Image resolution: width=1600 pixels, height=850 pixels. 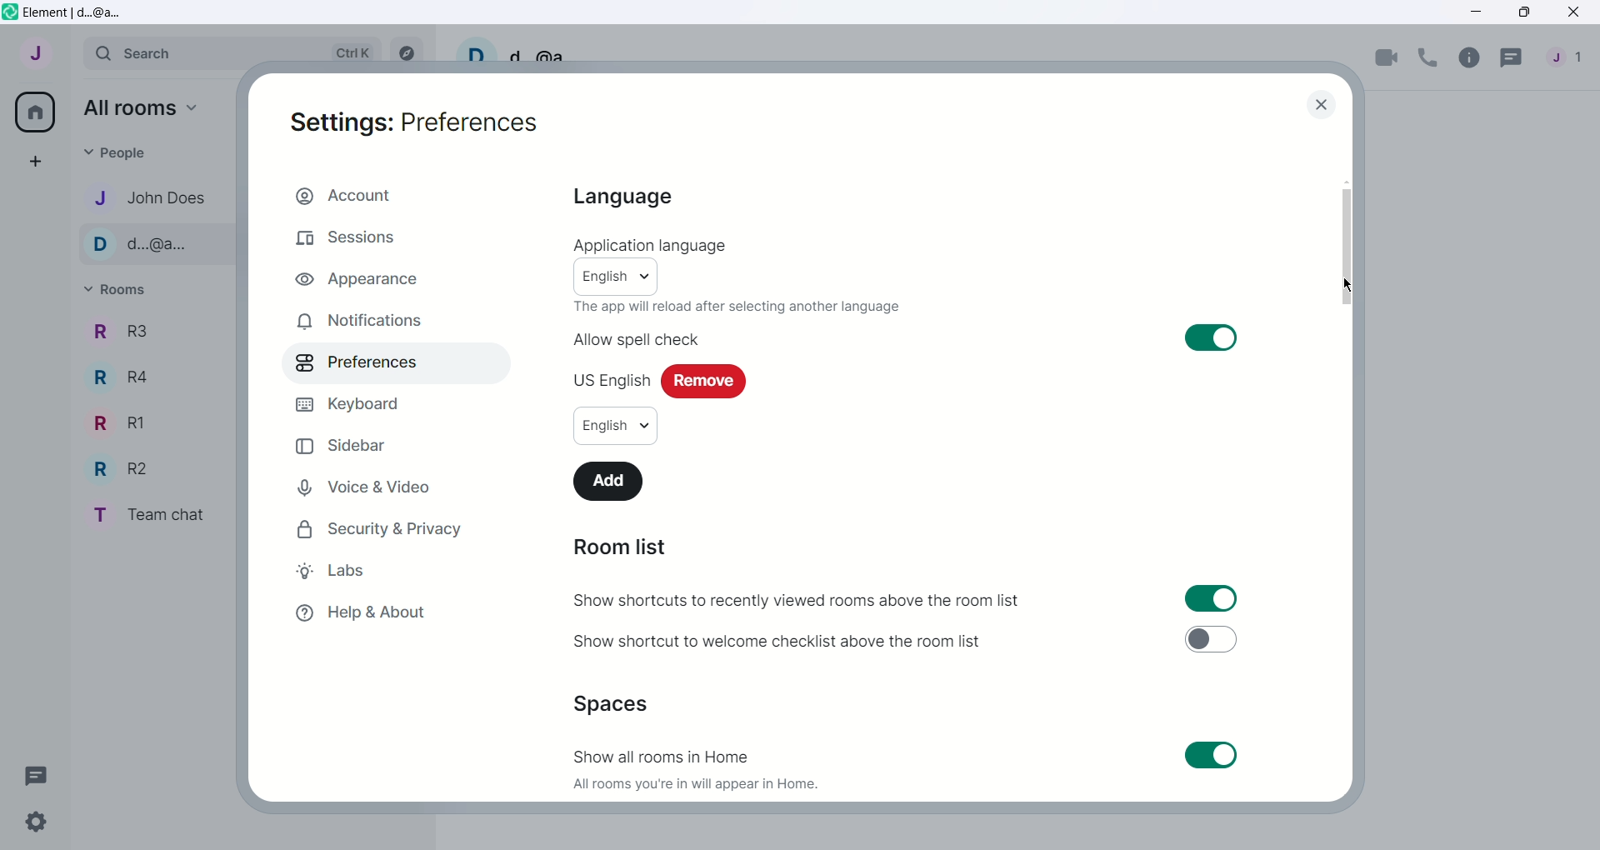 I want to click on Room info, so click(x=1469, y=59).